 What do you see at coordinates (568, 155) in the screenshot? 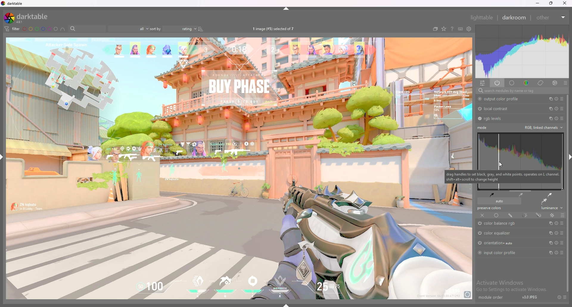
I see `hide` at bounding box center [568, 155].